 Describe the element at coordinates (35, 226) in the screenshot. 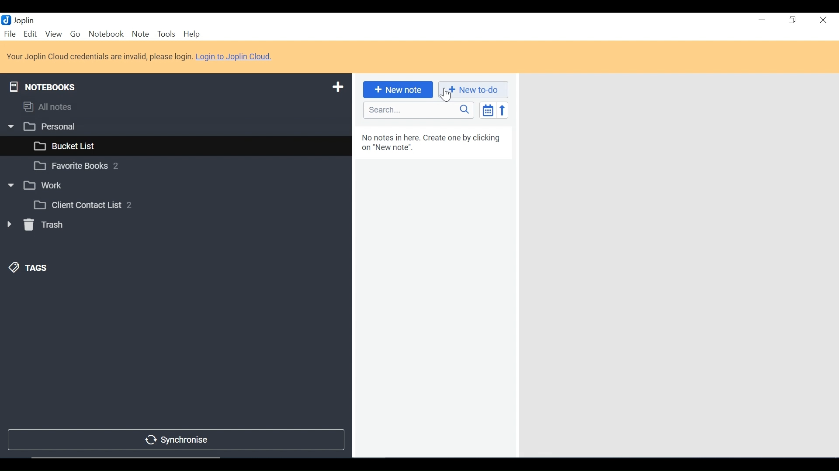

I see `Trash` at that location.